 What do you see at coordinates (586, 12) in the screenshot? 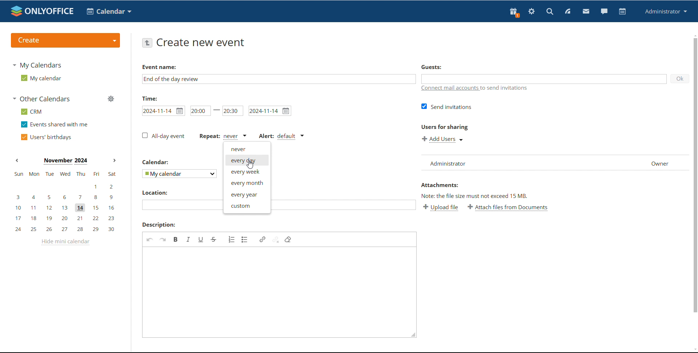
I see `mail` at bounding box center [586, 12].